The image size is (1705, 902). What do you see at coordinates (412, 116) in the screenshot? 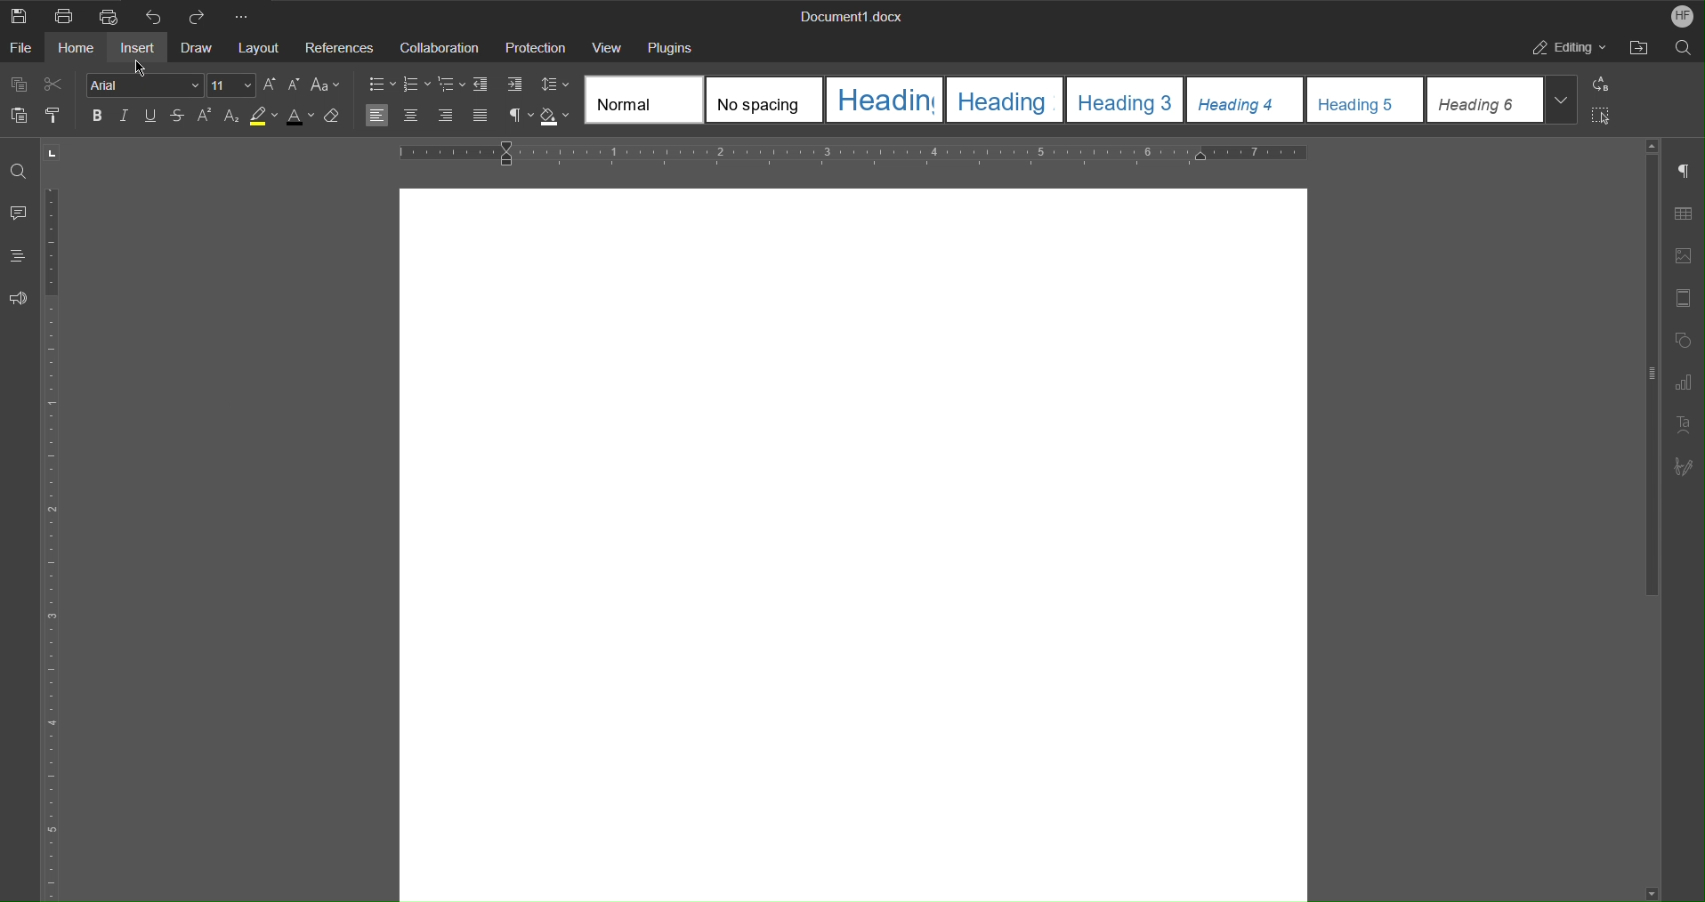
I see `Centre Align` at bounding box center [412, 116].